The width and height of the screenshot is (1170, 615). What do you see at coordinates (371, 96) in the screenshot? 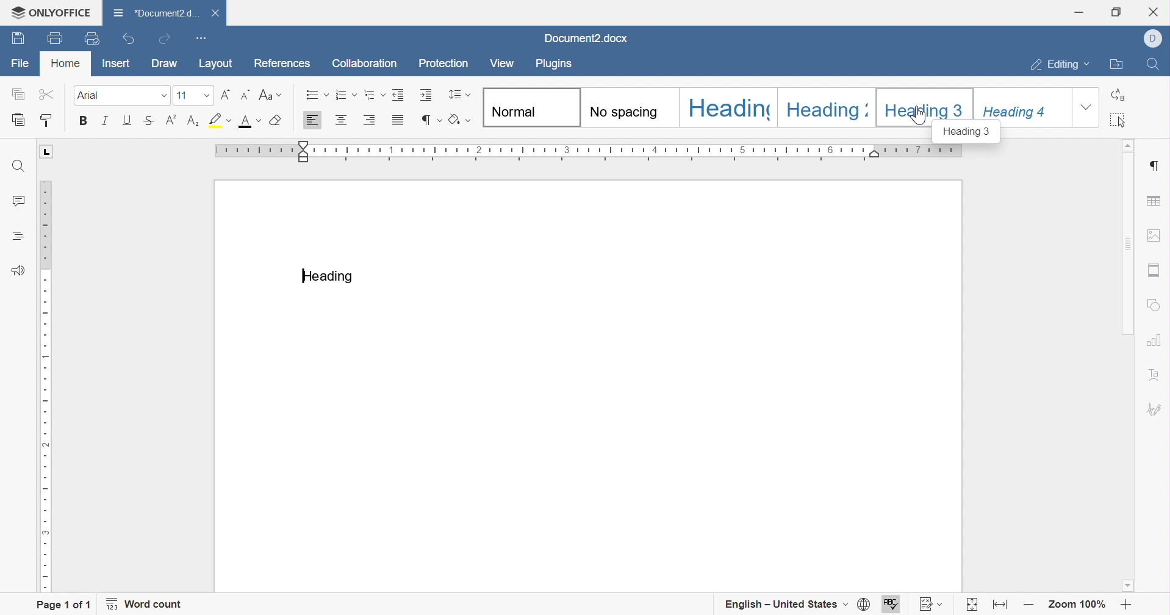
I see `Multilevel list` at bounding box center [371, 96].